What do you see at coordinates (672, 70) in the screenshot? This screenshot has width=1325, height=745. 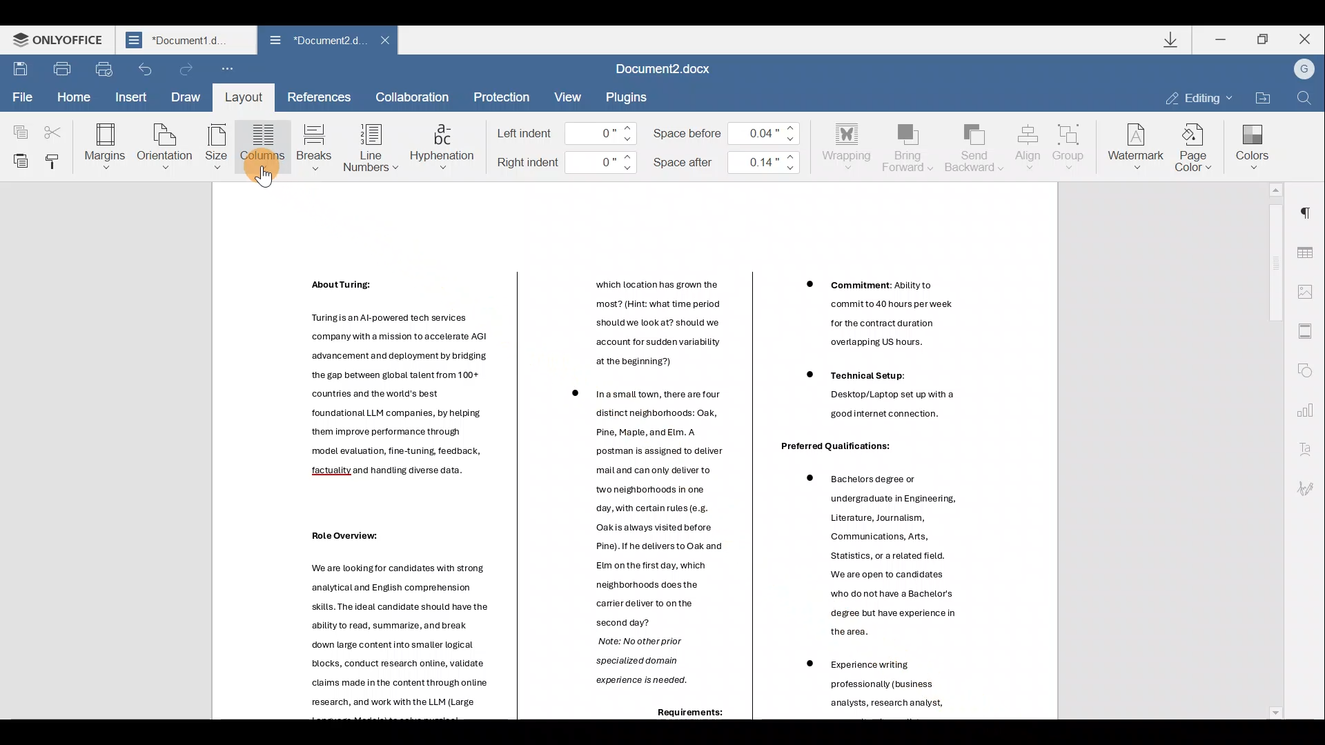 I see `Document2.docx` at bounding box center [672, 70].